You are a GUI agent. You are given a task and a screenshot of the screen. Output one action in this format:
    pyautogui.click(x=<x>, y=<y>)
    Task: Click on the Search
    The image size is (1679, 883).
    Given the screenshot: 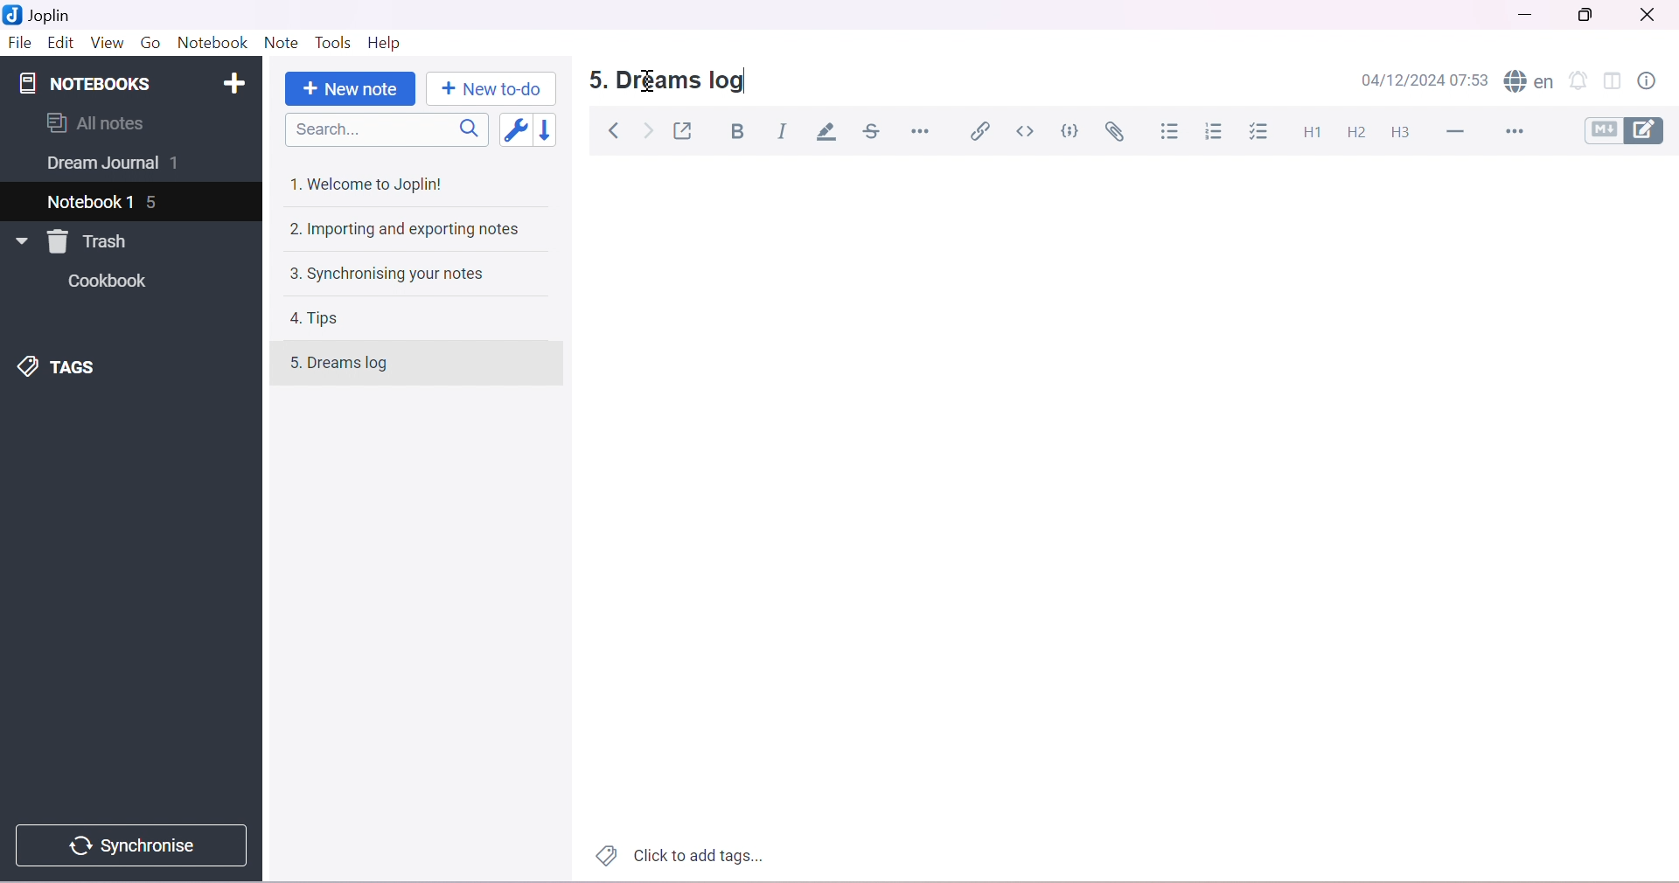 What is the action you would take?
    pyautogui.click(x=392, y=130)
    